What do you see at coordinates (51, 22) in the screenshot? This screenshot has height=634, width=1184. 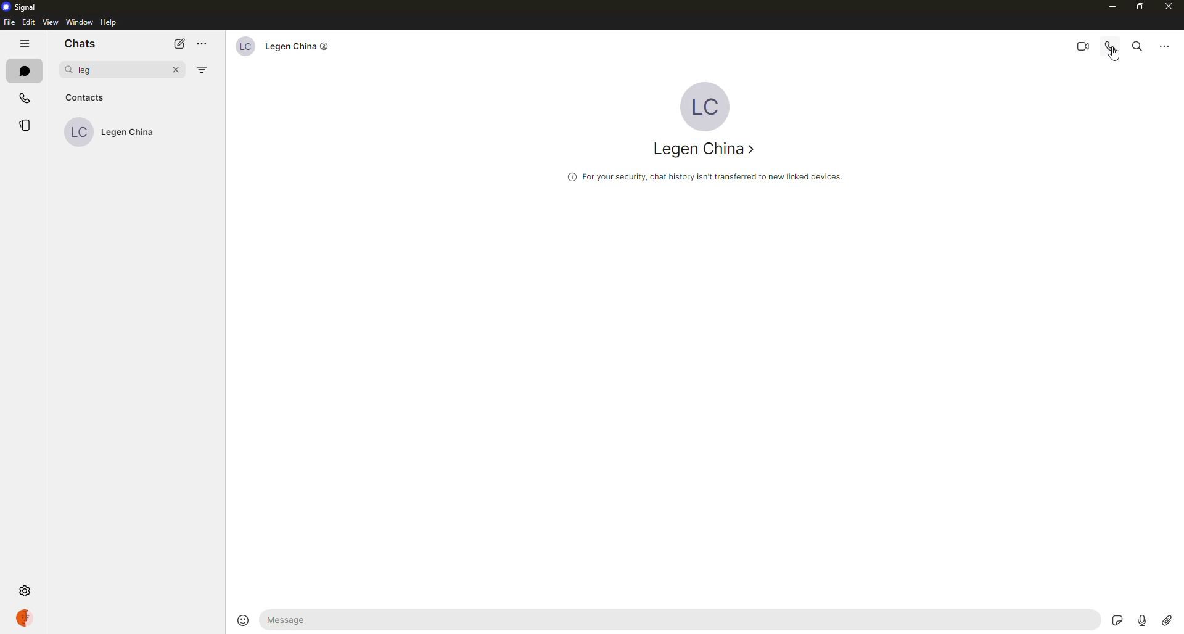 I see `view` at bounding box center [51, 22].